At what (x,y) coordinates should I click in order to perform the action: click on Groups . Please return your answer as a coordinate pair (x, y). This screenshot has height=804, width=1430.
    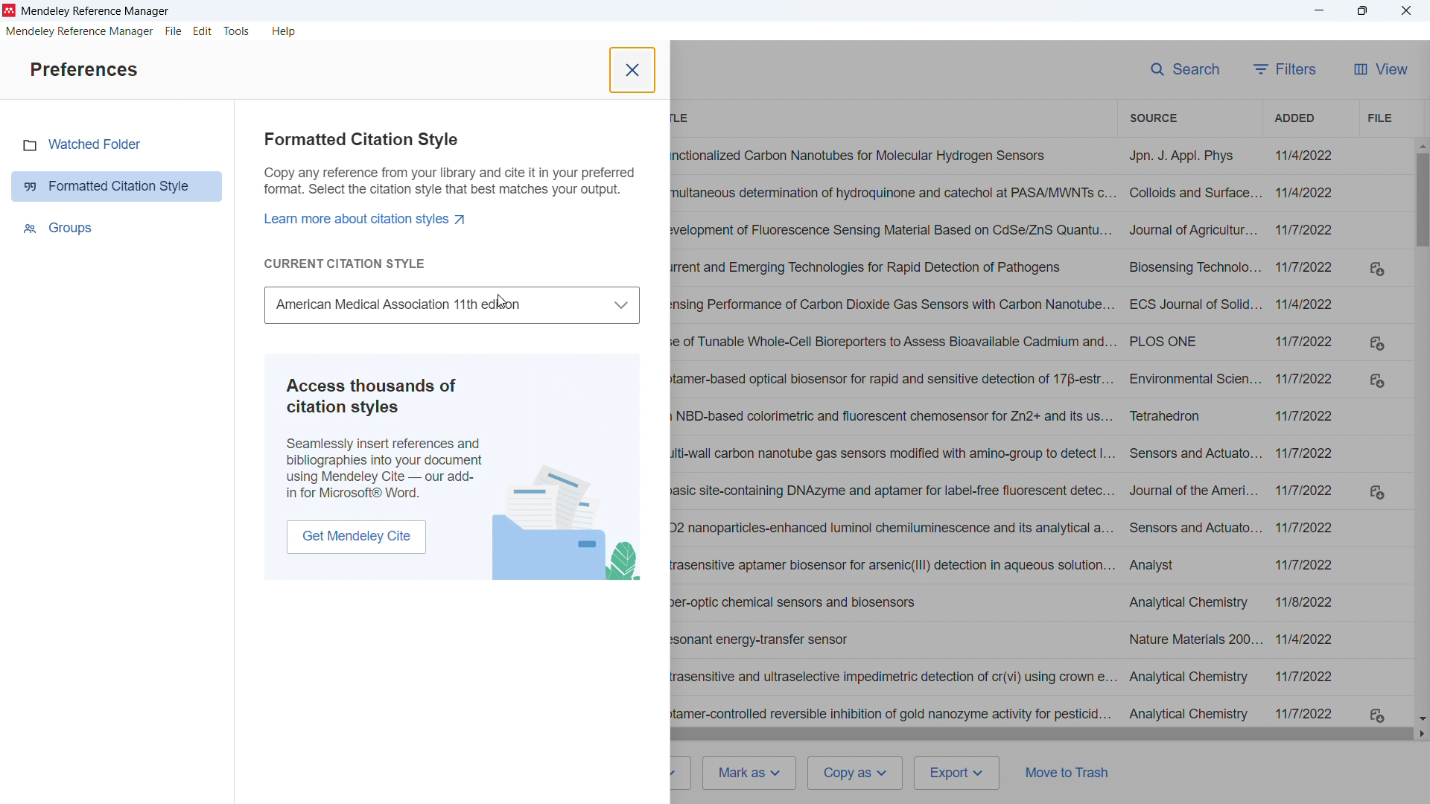
    Looking at the image, I should click on (61, 229).